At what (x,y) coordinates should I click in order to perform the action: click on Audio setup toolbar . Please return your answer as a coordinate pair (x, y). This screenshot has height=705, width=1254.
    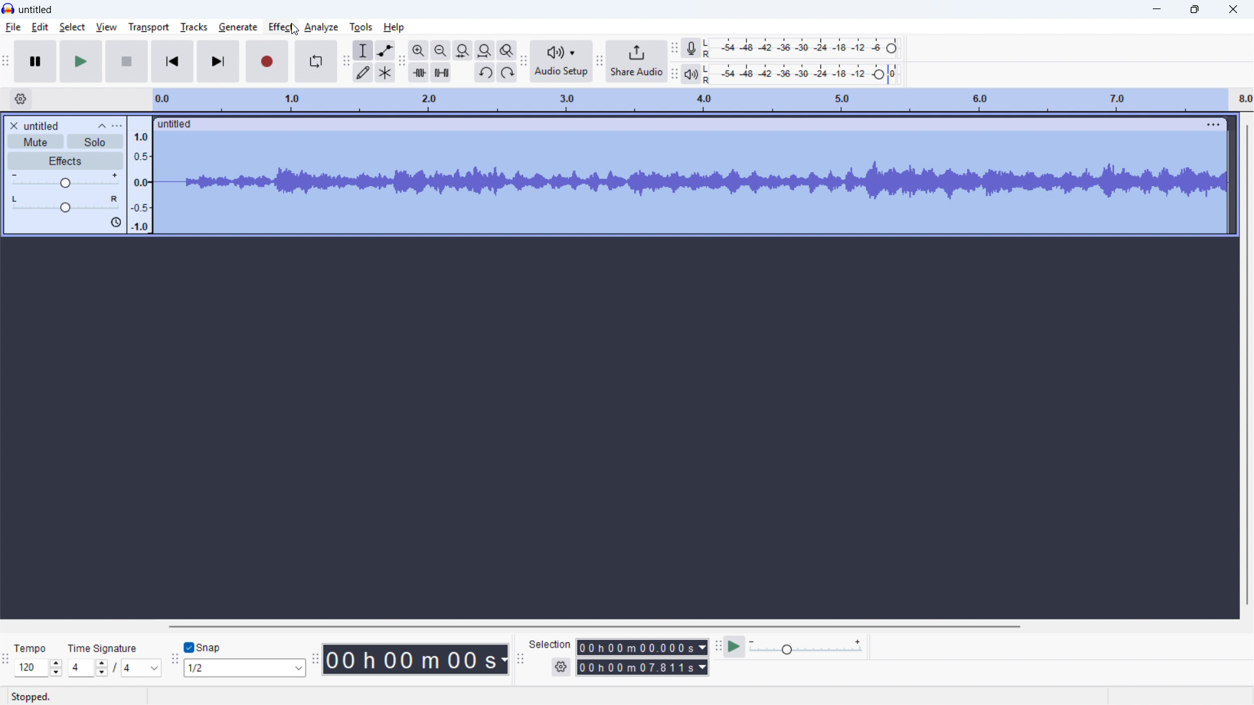
    Looking at the image, I should click on (524, 62).